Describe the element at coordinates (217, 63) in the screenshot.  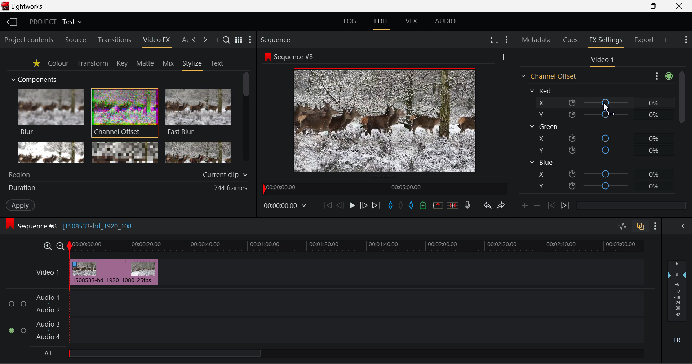
I see `Text` at that location.